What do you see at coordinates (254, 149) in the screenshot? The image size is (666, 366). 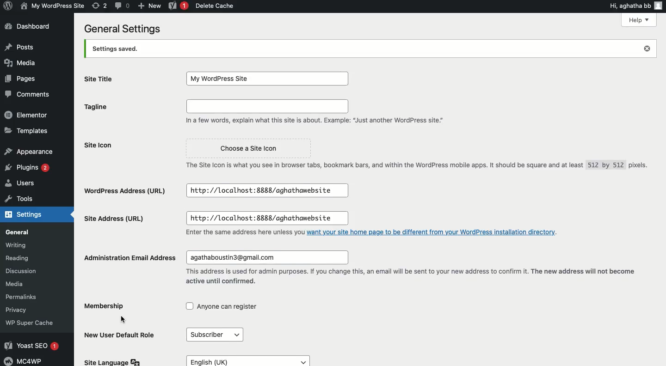 I see `Choose a Site Icon` at bounding box center [254, 149].